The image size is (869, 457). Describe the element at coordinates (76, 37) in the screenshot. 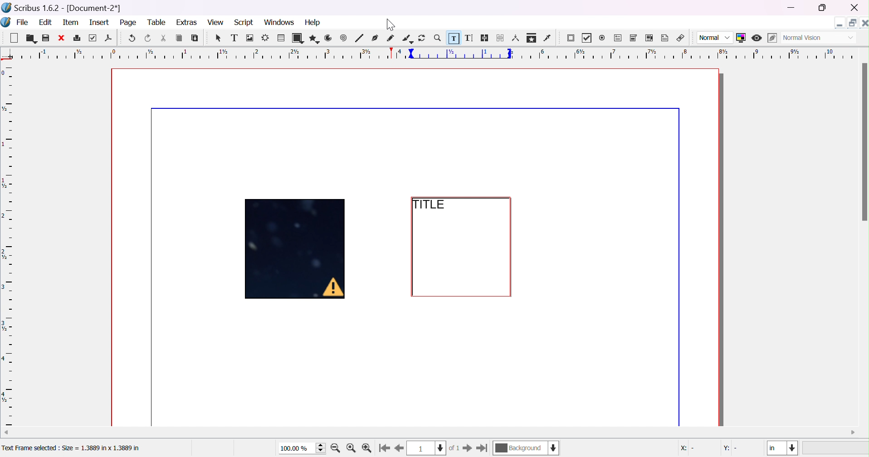

I see `print` at that location.